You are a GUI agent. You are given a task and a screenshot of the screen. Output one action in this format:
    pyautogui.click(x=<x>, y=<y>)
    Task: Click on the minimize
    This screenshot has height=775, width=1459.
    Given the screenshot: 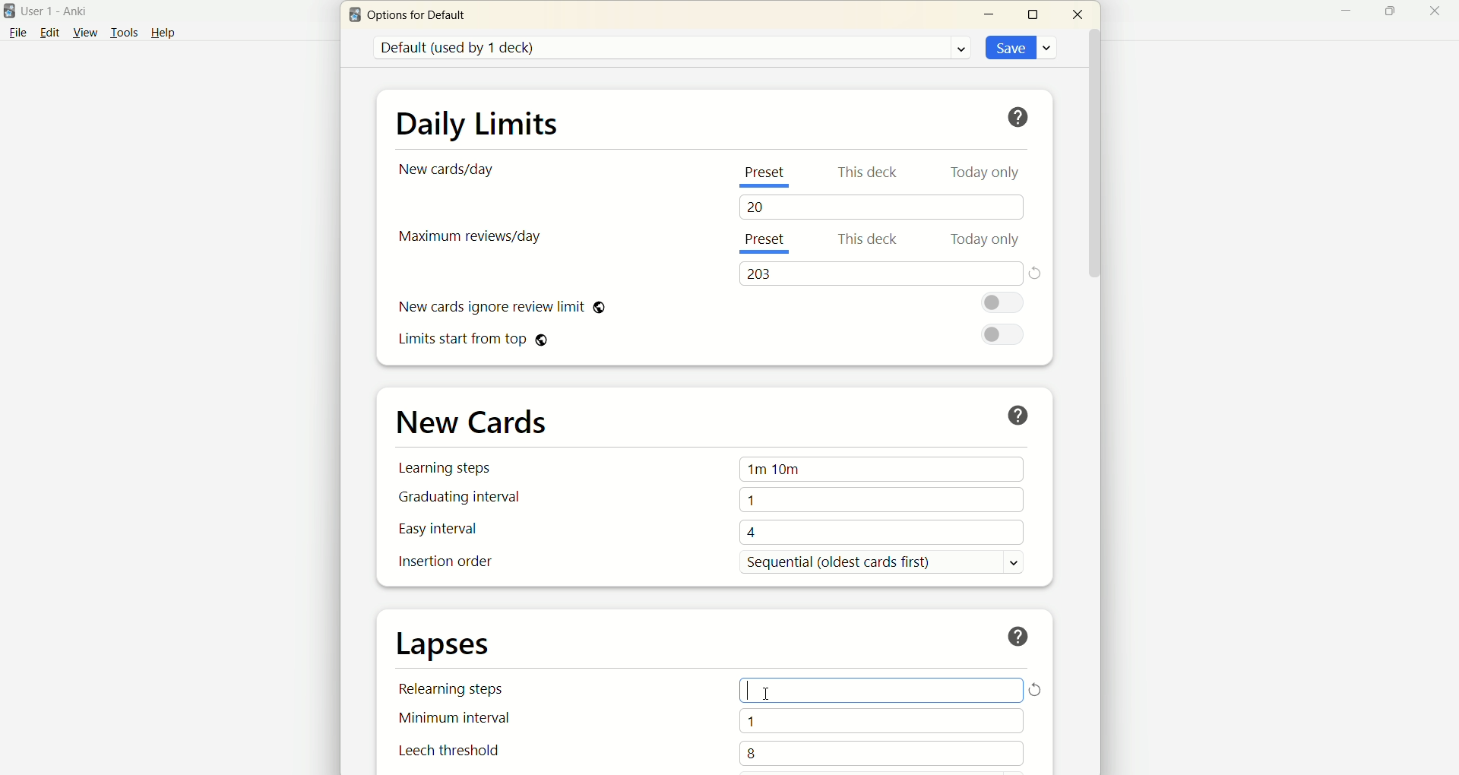 What is the action you would take?
    pyautogui.click(x=1340, y=13)
    